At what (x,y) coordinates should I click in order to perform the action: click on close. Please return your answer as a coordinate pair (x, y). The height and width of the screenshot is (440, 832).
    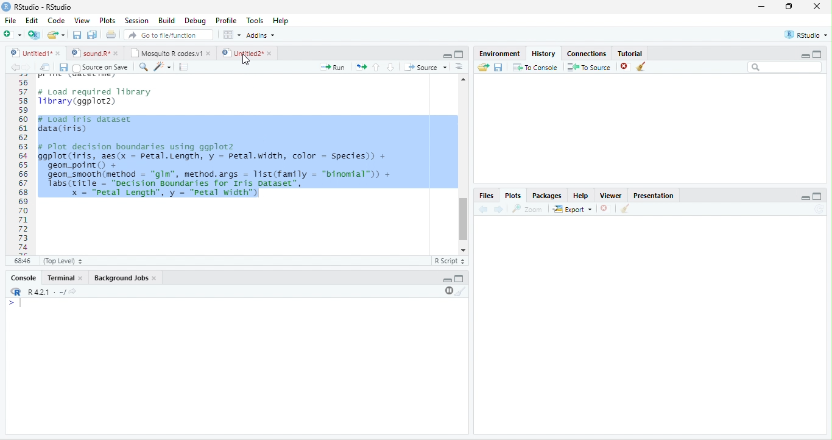
    Looking at the image, I should click on (82, 279).